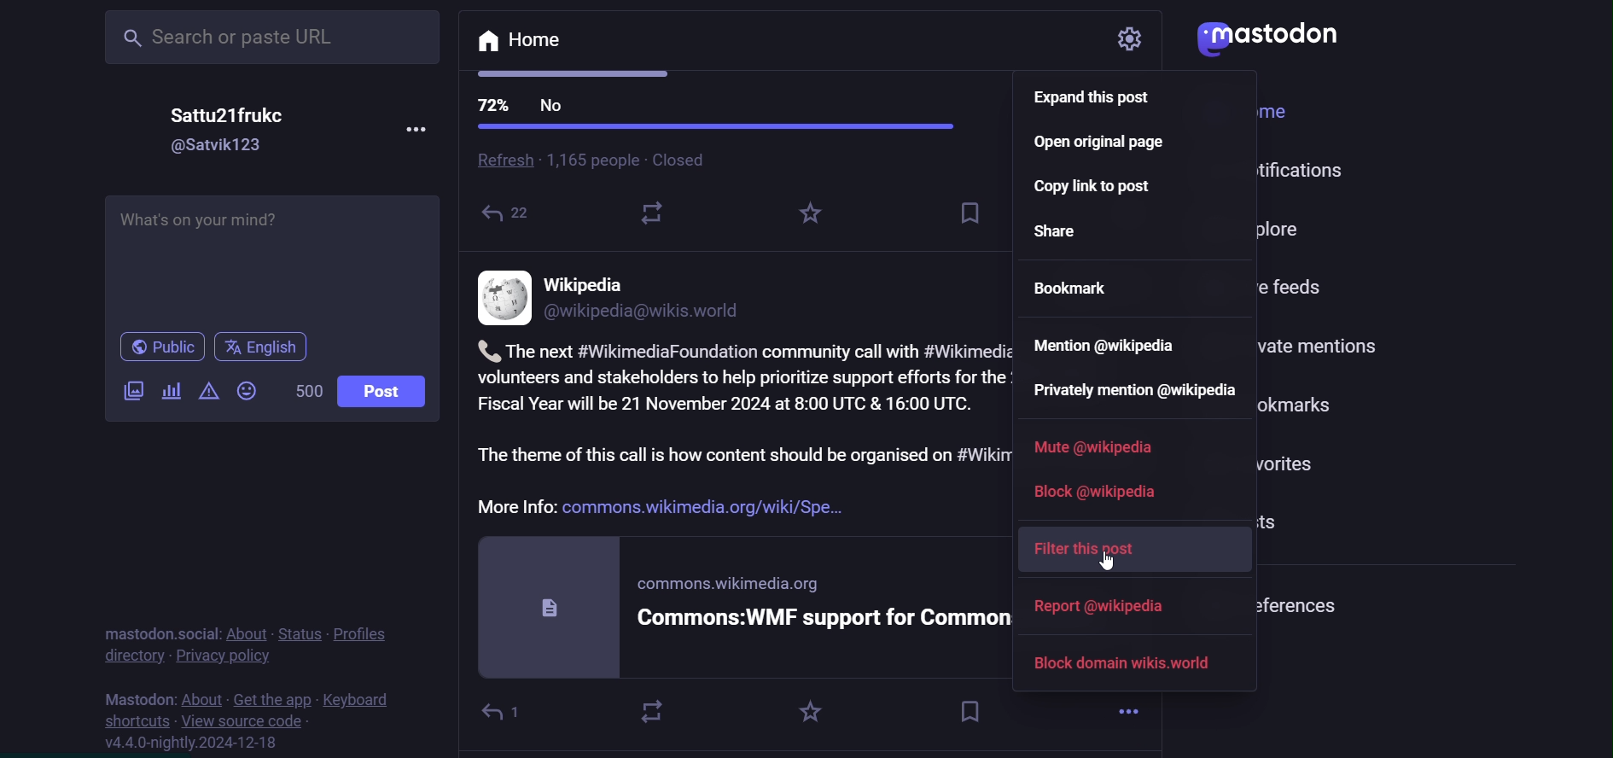  Describe the element at coordinates (160, 349) in the screenshot. I see `public` at that location.